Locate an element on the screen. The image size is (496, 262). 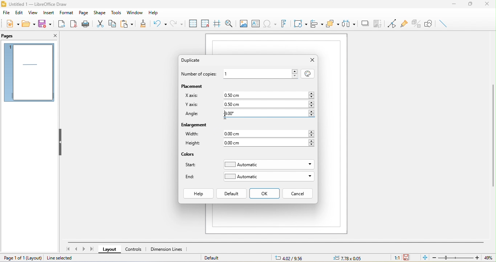
zoom is located at coordinates (461, 258).